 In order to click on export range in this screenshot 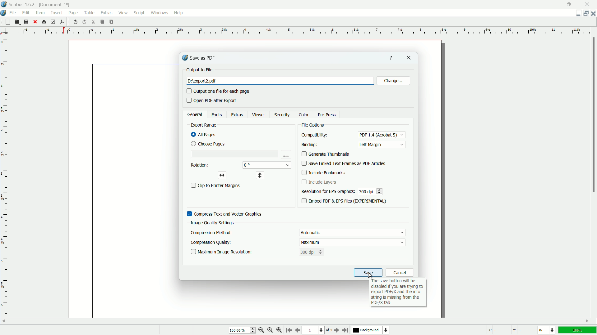, I will do `click(203, 125)`.